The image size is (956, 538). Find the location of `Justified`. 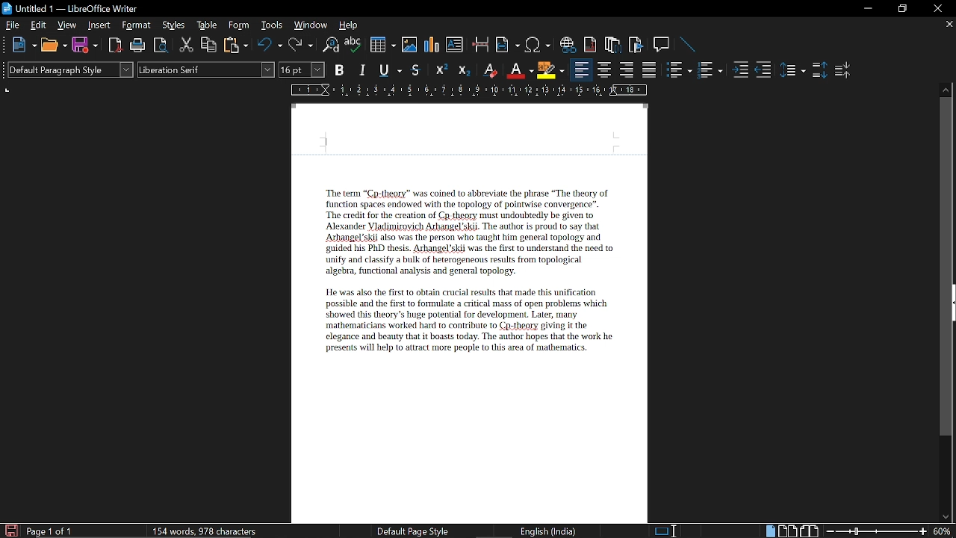

Justified is located at coordinates (650, 70).